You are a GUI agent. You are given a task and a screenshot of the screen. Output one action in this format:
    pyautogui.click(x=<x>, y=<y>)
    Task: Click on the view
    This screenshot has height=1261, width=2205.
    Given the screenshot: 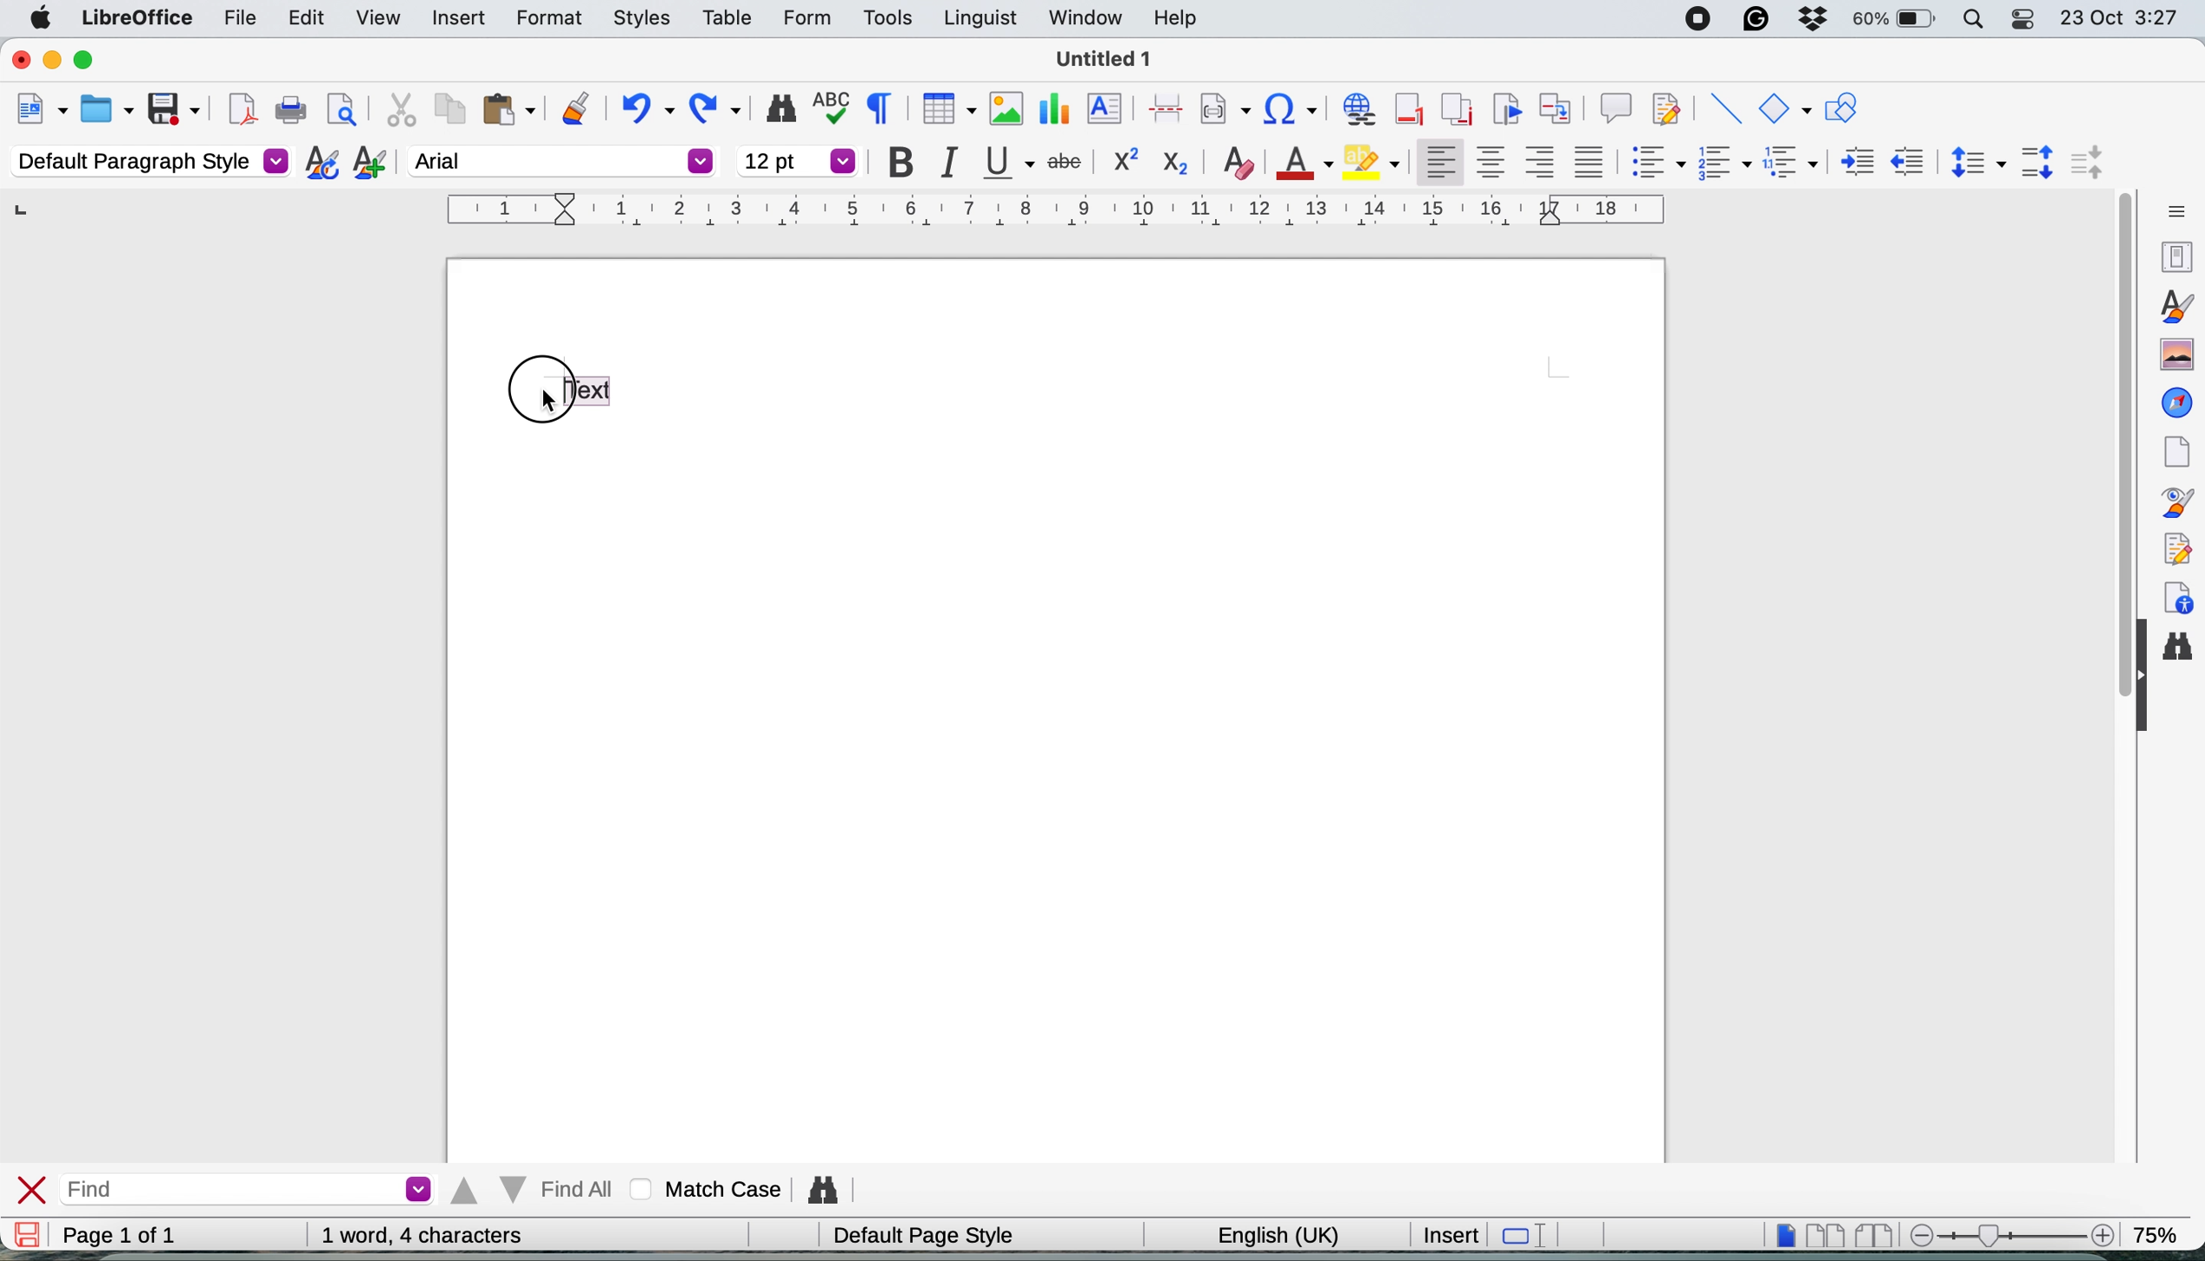 What is the action you would take?
    pyautogui.click(x=380, y=17)
    